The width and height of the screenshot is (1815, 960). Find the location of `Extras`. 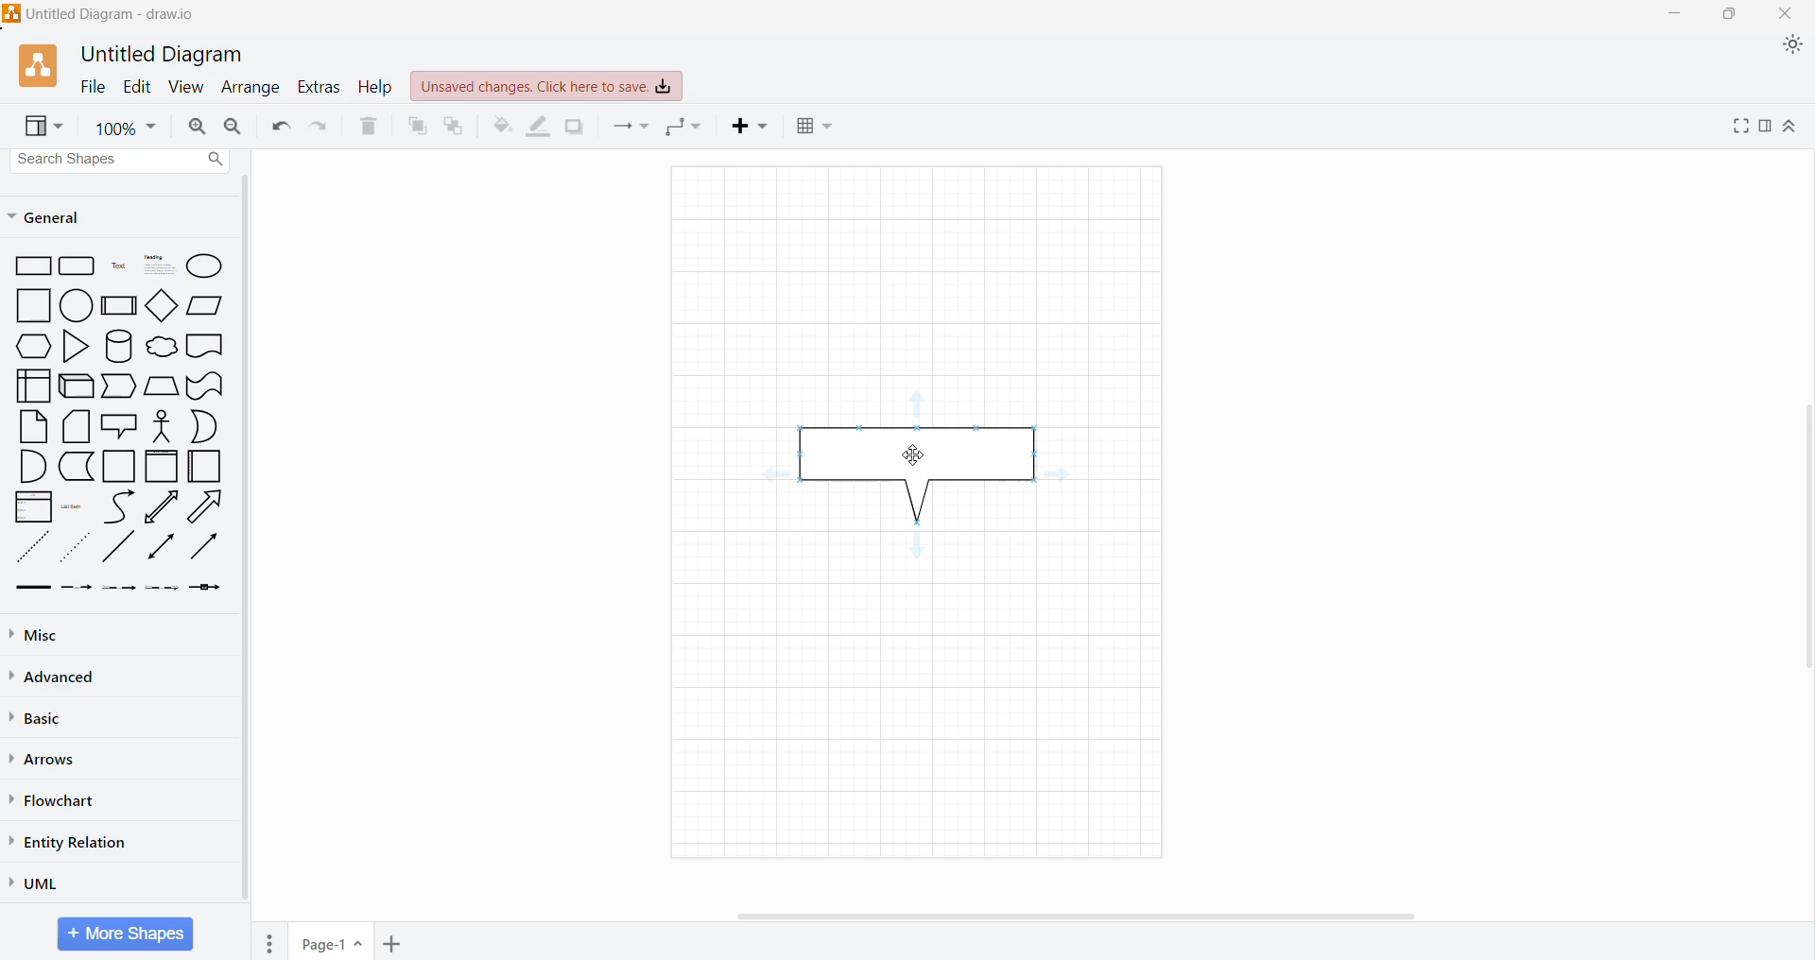

Extras is located at coordinates (320, 88).